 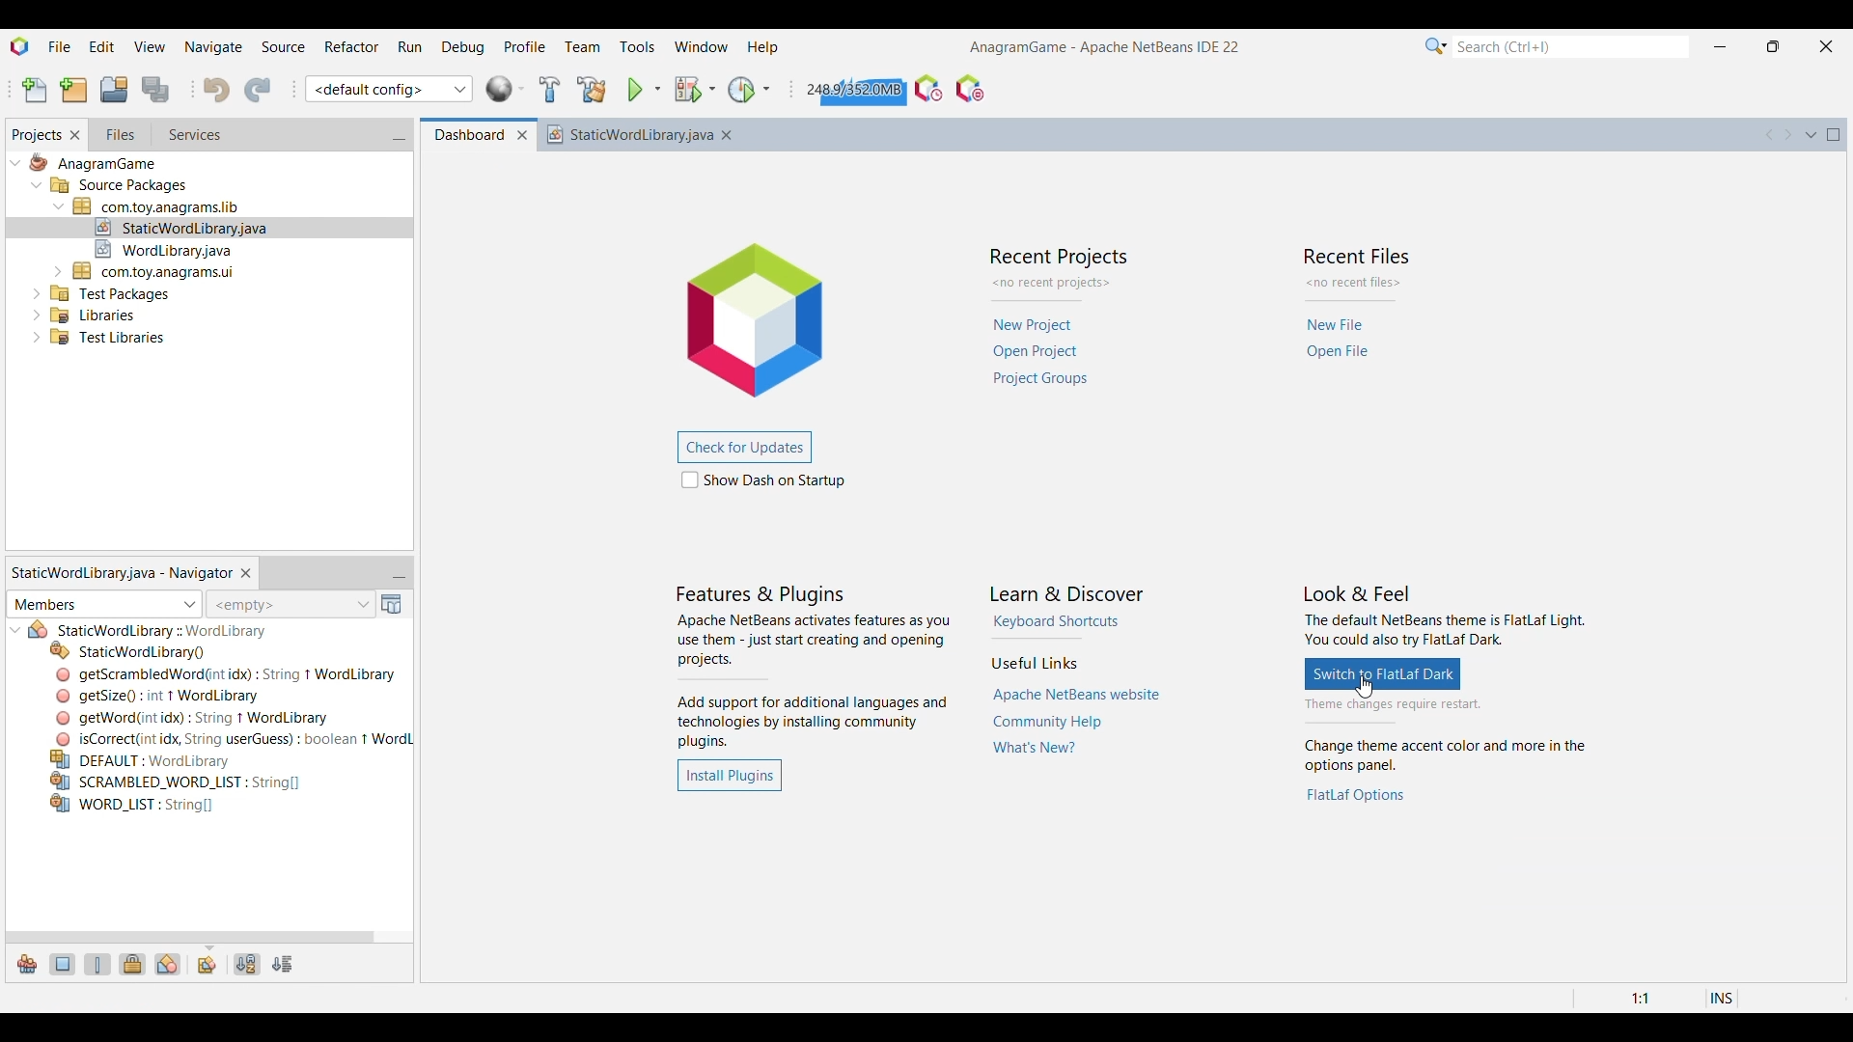 I want to click on Help menu, so click(x=763, y=49).